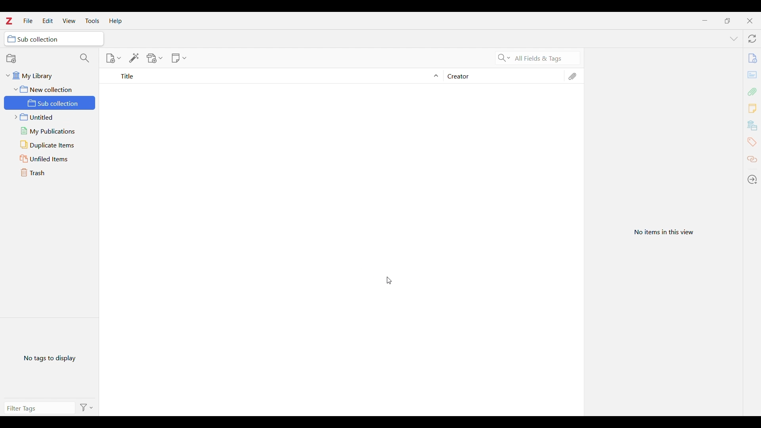 The width and height of the screenshot is (761, 428). I want to click on File menu, so click(28, 21).